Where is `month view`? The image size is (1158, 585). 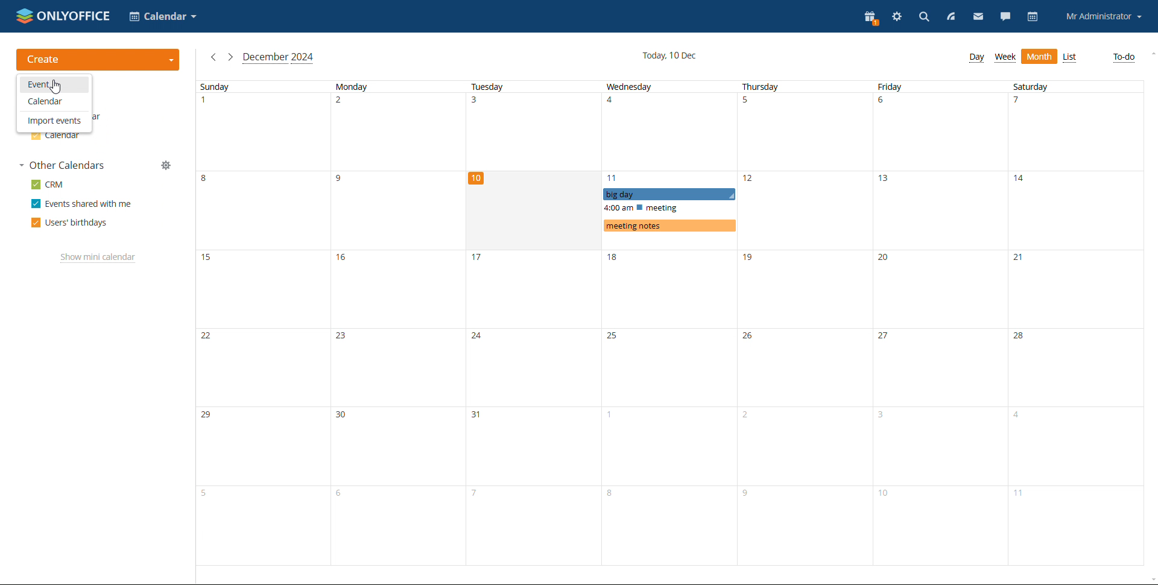
month view is located at coordinates (1040, 57).